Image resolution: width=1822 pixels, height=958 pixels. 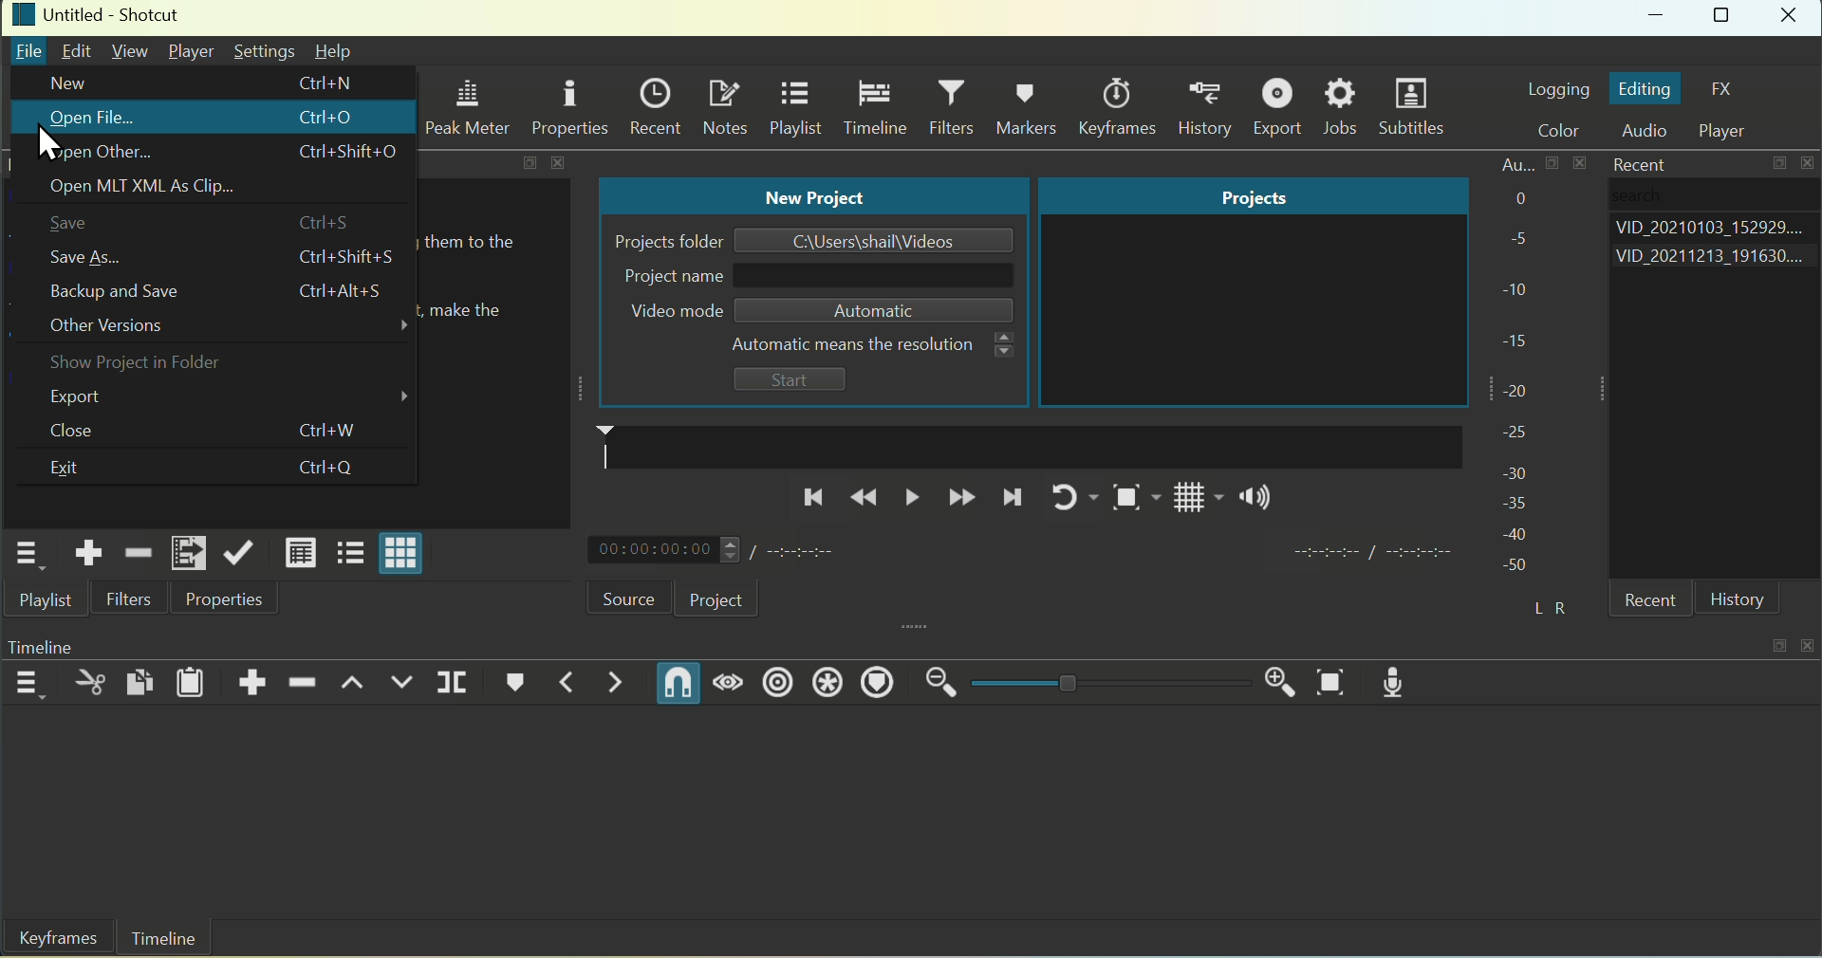 What do you see at coordinates (1724, 18) in the screenshot?
I see `Maximize` at bounding box center [1724, 18].